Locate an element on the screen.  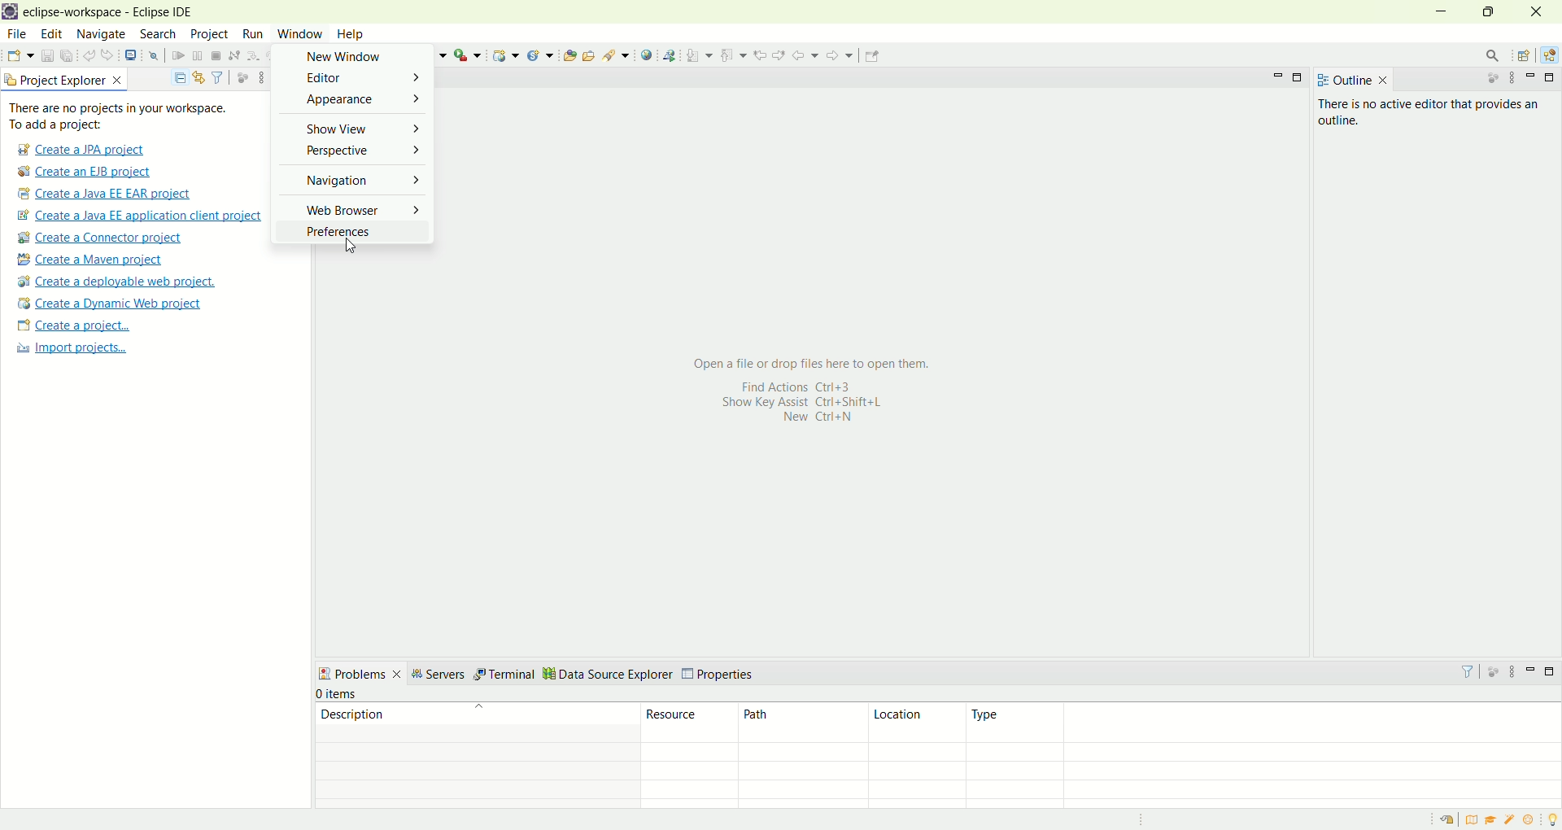
undo is located at coordinates (90, 56).